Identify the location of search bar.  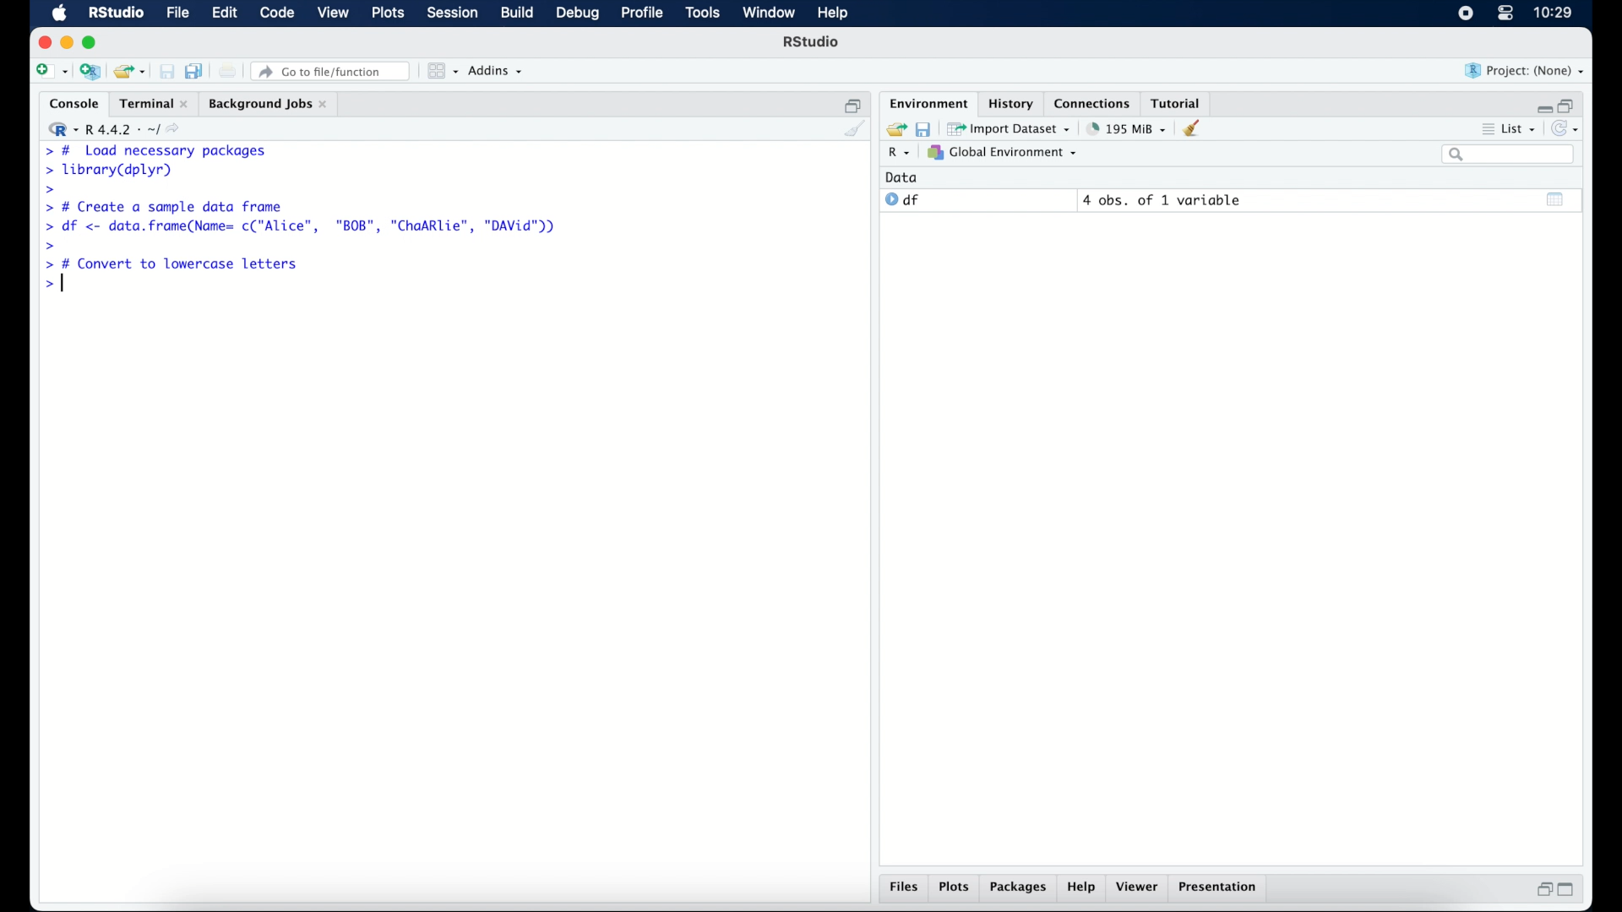
(1507, 155).